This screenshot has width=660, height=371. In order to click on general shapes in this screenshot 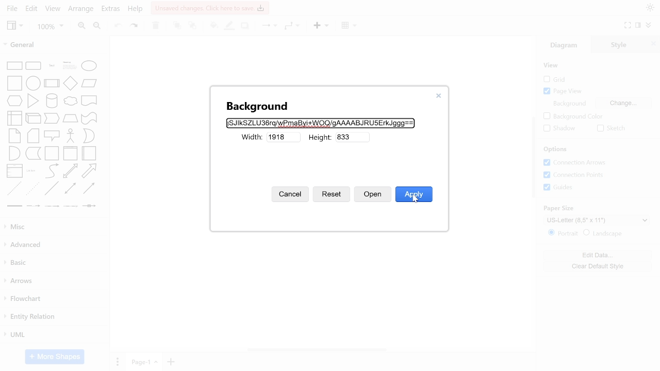, I will do `click(51, 118)`.